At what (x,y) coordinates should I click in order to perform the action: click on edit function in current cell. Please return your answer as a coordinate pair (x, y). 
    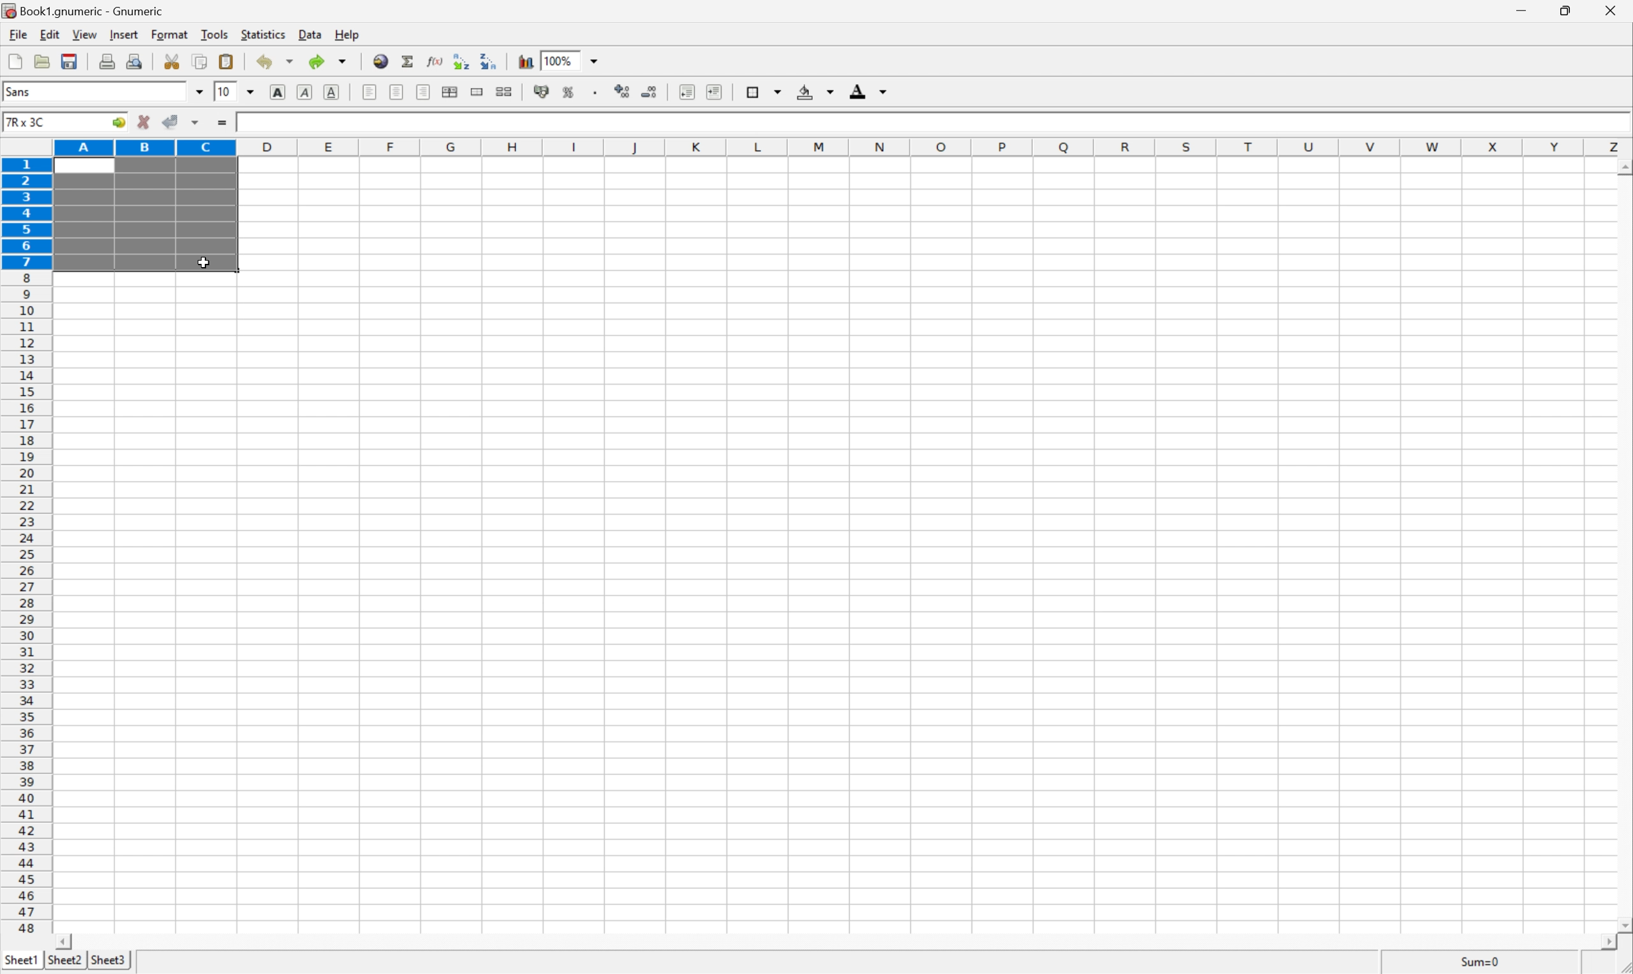
    Looking at the image, I should click on (435, 60).